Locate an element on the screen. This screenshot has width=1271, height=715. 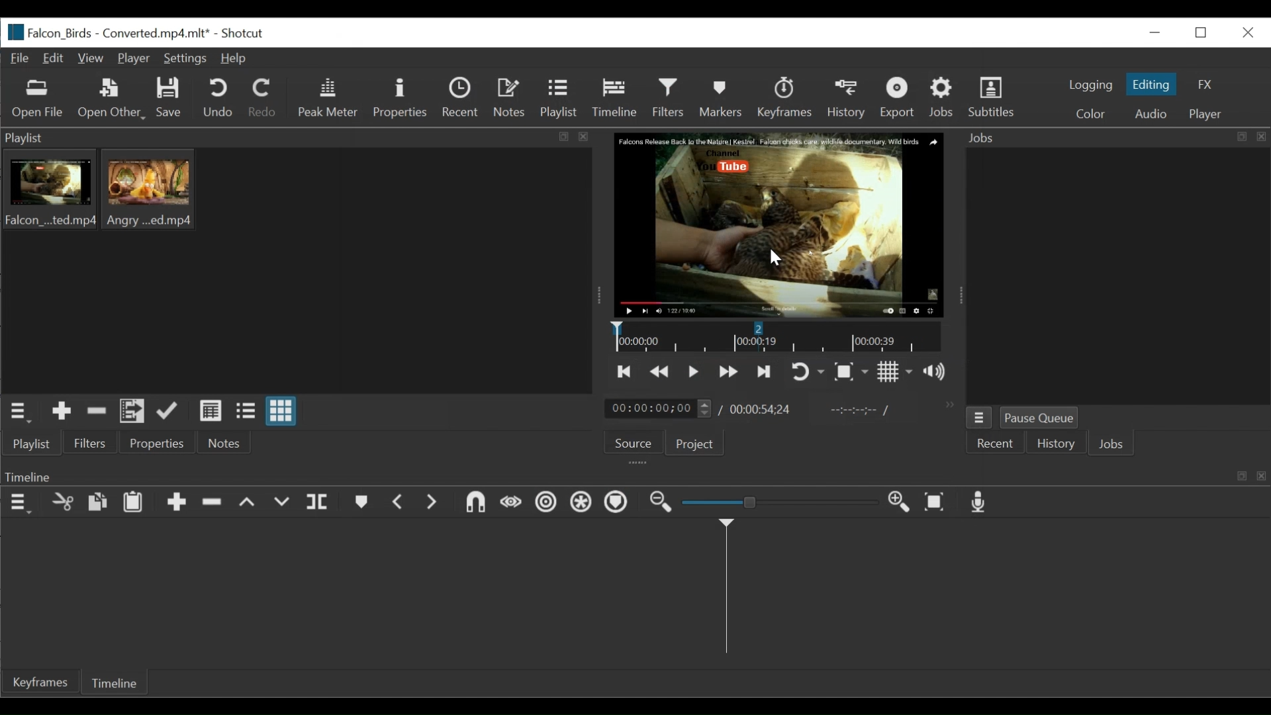
History is located at coordinates (1058, 445).